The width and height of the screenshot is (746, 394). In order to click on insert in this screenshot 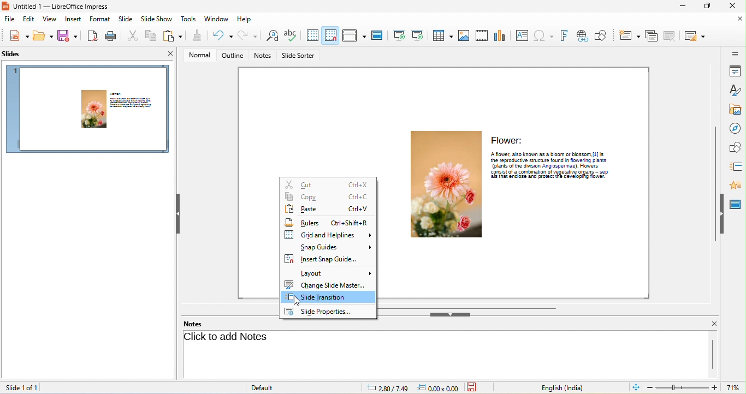, I will do `click(74, 19)`.